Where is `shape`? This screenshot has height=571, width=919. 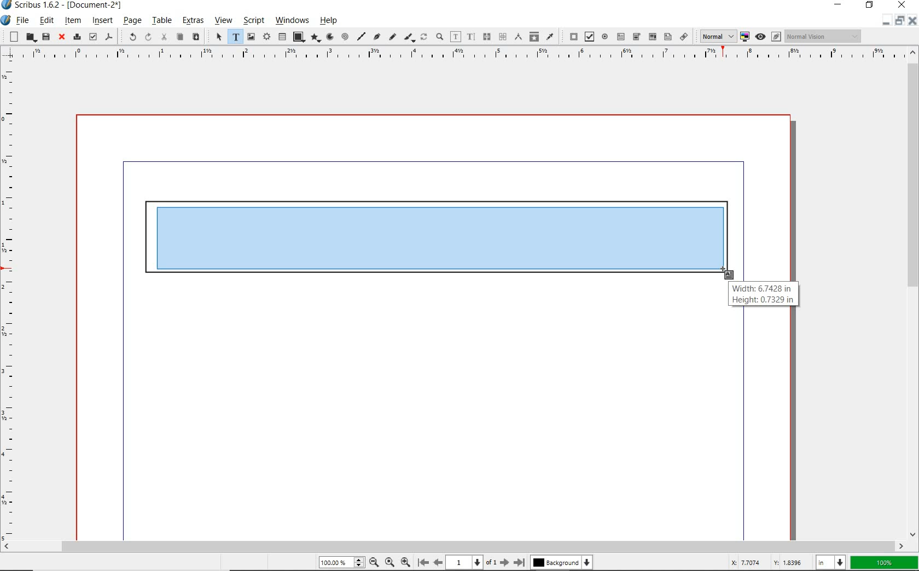
shape is located at coordinates (299, 37).